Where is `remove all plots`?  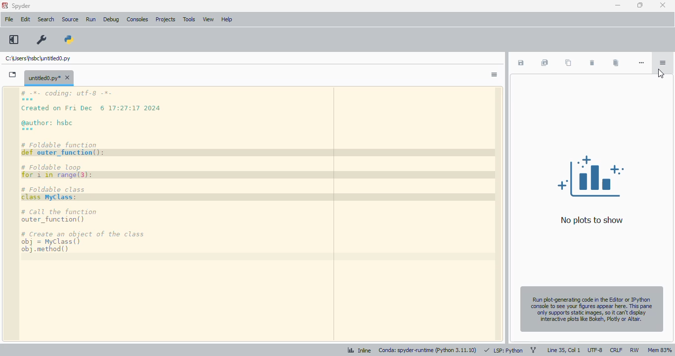 remove all plots is located at coordinates (616, 63).